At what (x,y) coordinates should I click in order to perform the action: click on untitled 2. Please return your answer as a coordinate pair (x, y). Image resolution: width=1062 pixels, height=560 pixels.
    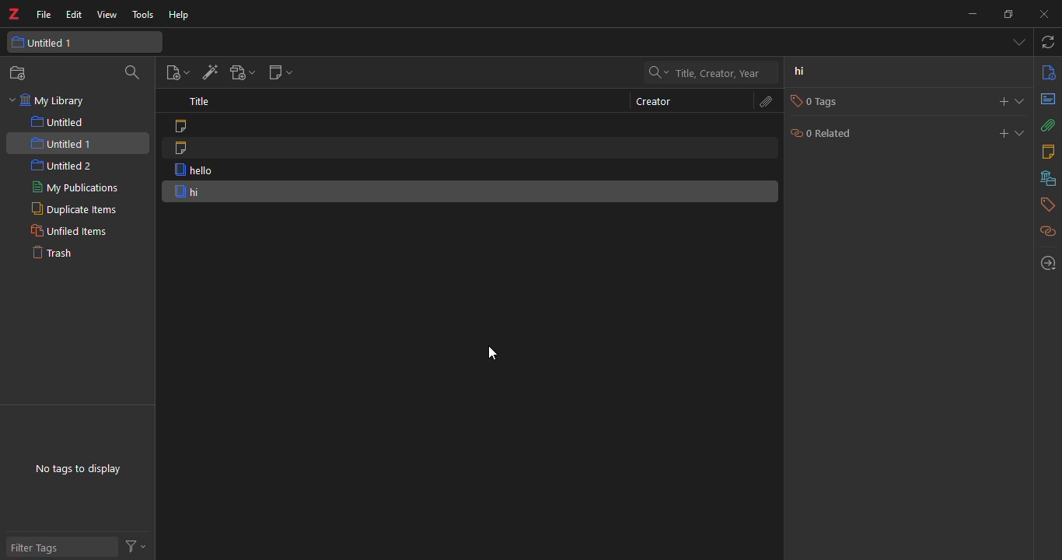
    Looking at the image, I should click on (62, 165).